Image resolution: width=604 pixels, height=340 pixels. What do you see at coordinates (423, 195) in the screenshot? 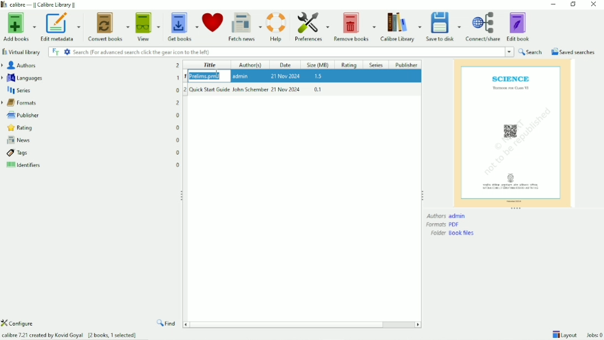
I see `Resize` at bounding box center [423, 195].